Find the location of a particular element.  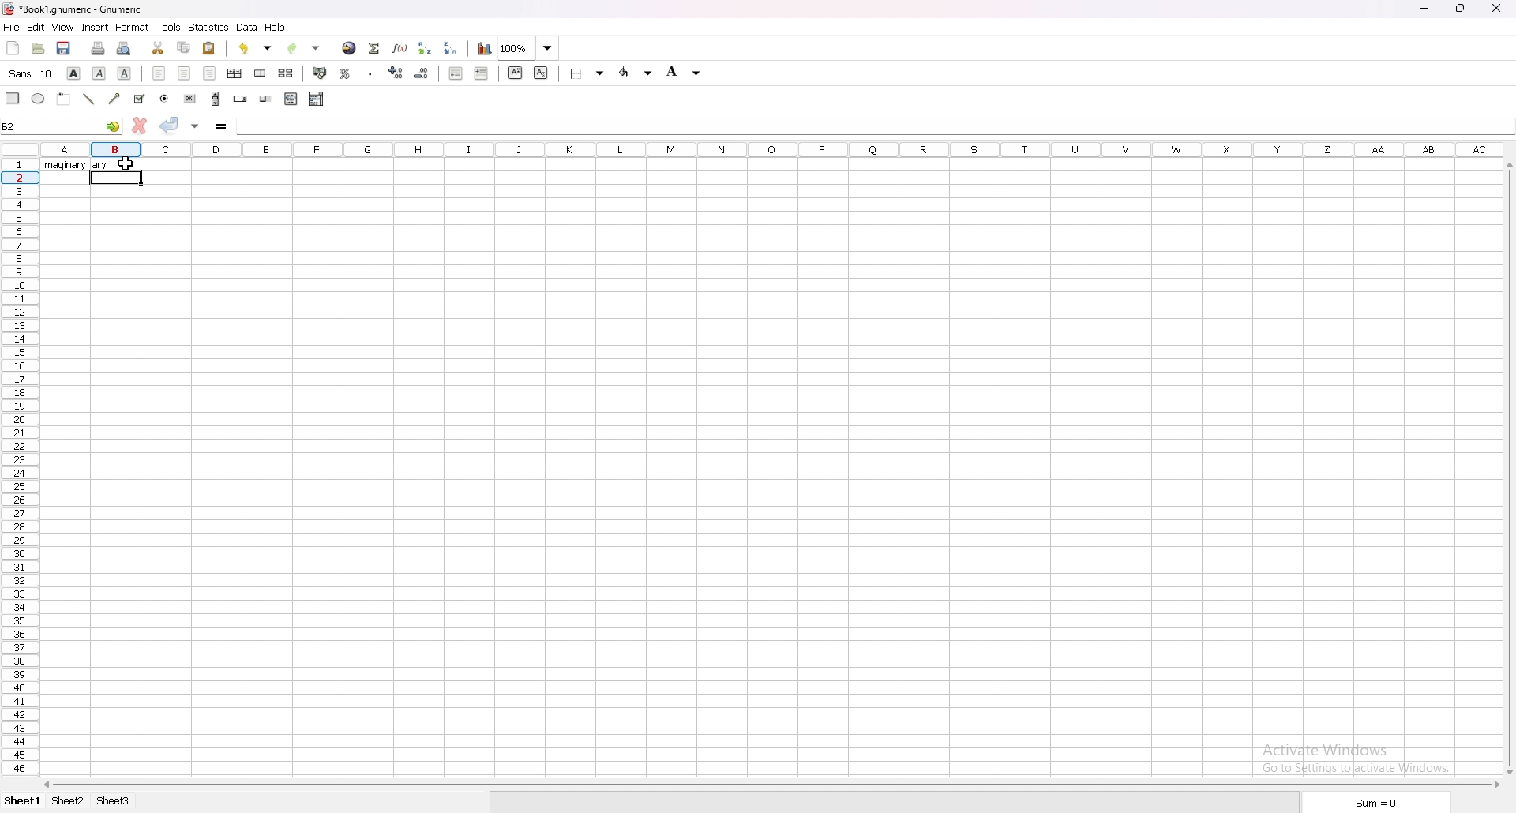

Coloumn is located at coordinates (19, 485).